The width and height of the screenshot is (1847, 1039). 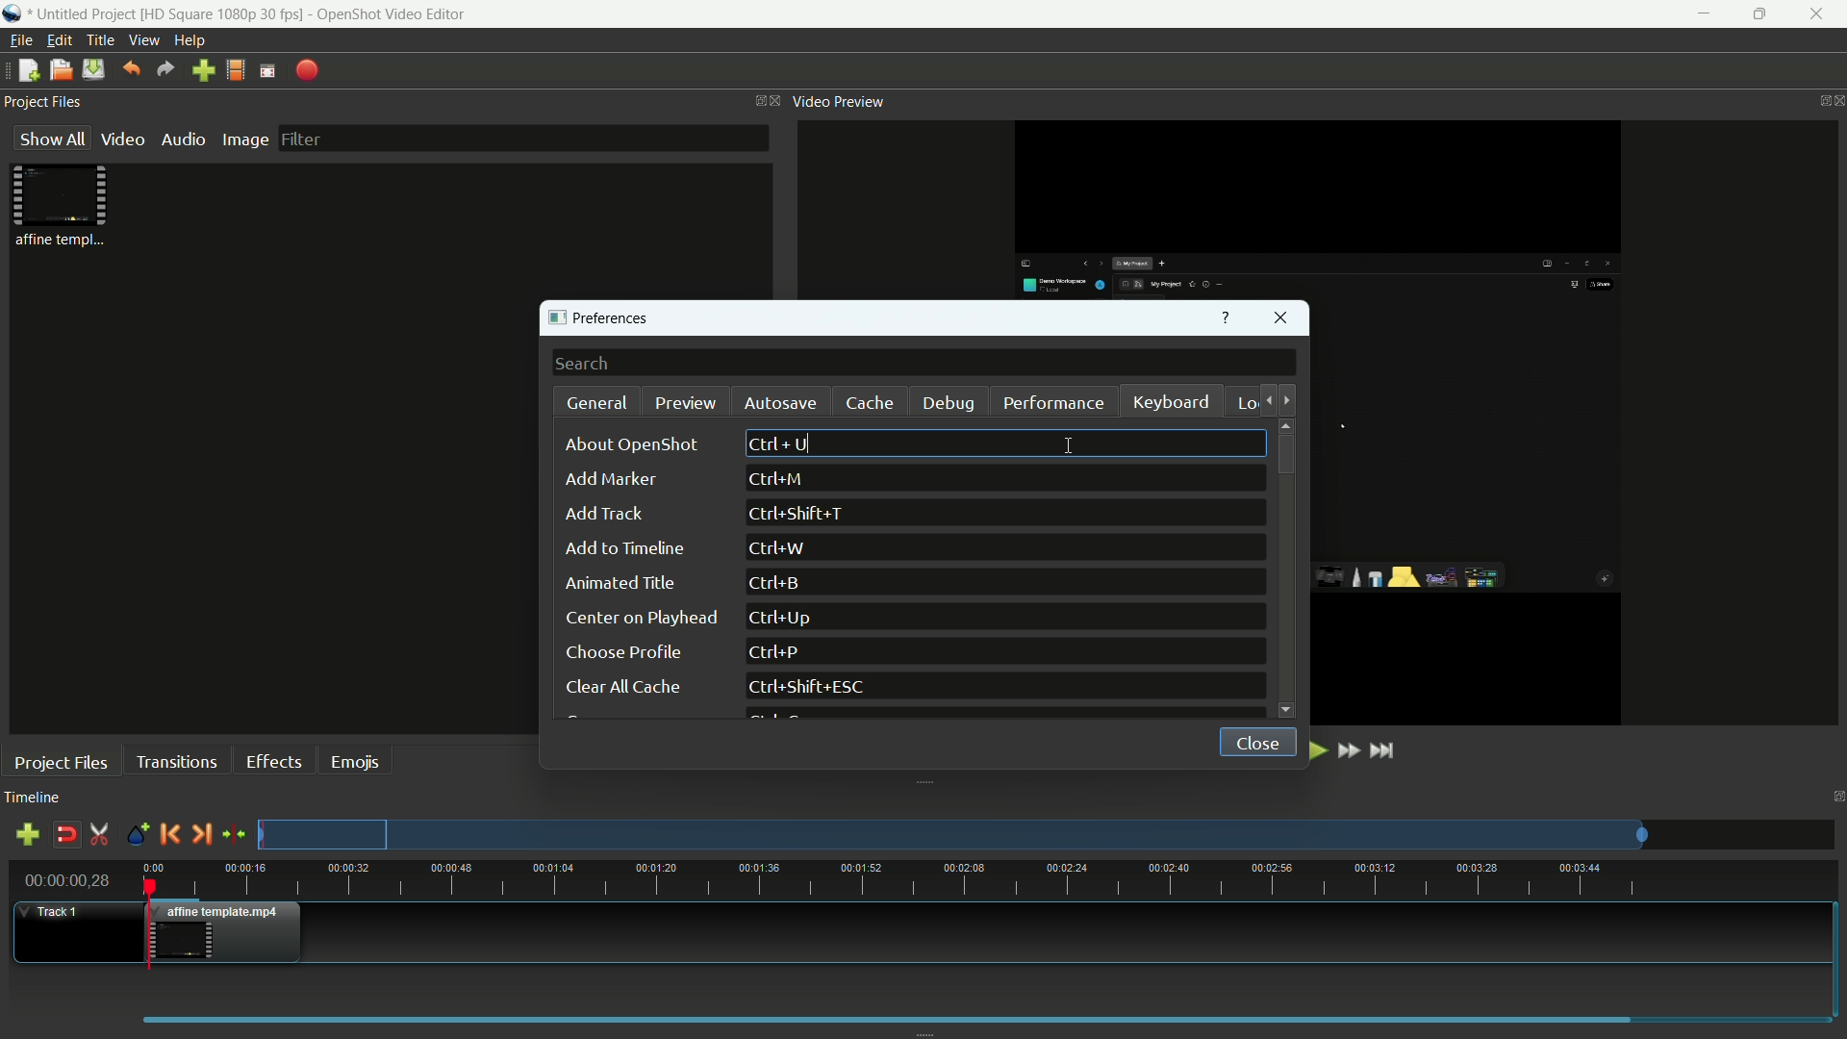 I want to click on track 1, so click(x=54, y=912).